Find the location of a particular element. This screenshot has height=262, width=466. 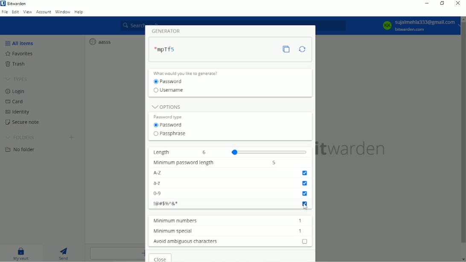

Trash is located at coordinates (19, 64).